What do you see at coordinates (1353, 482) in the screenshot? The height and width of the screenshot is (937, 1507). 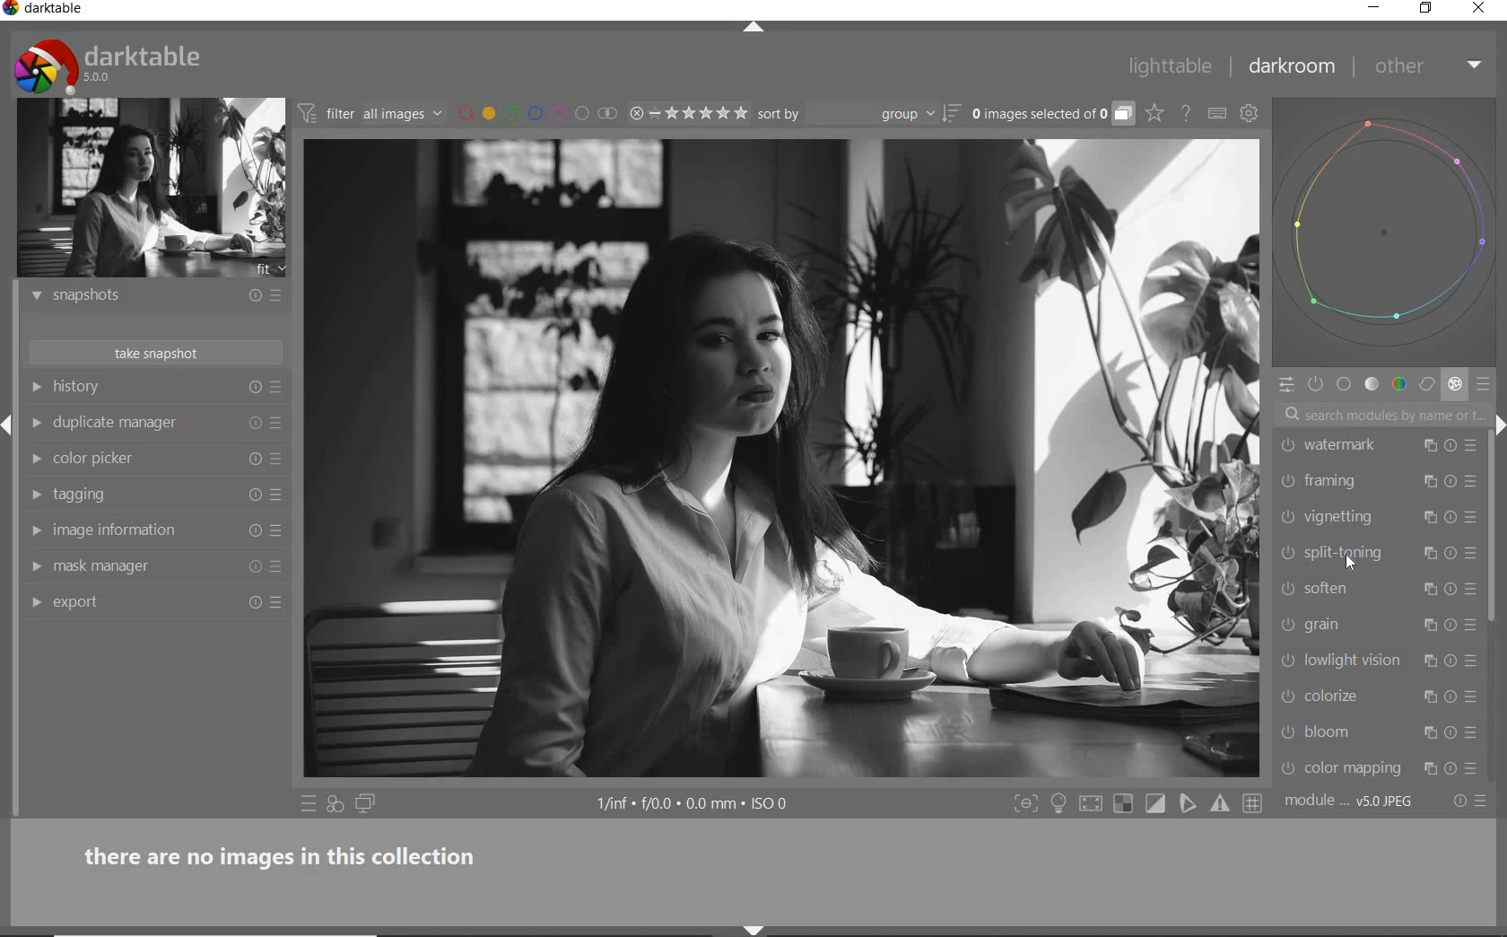 I see `framing` at bounding box center [1353, 482].